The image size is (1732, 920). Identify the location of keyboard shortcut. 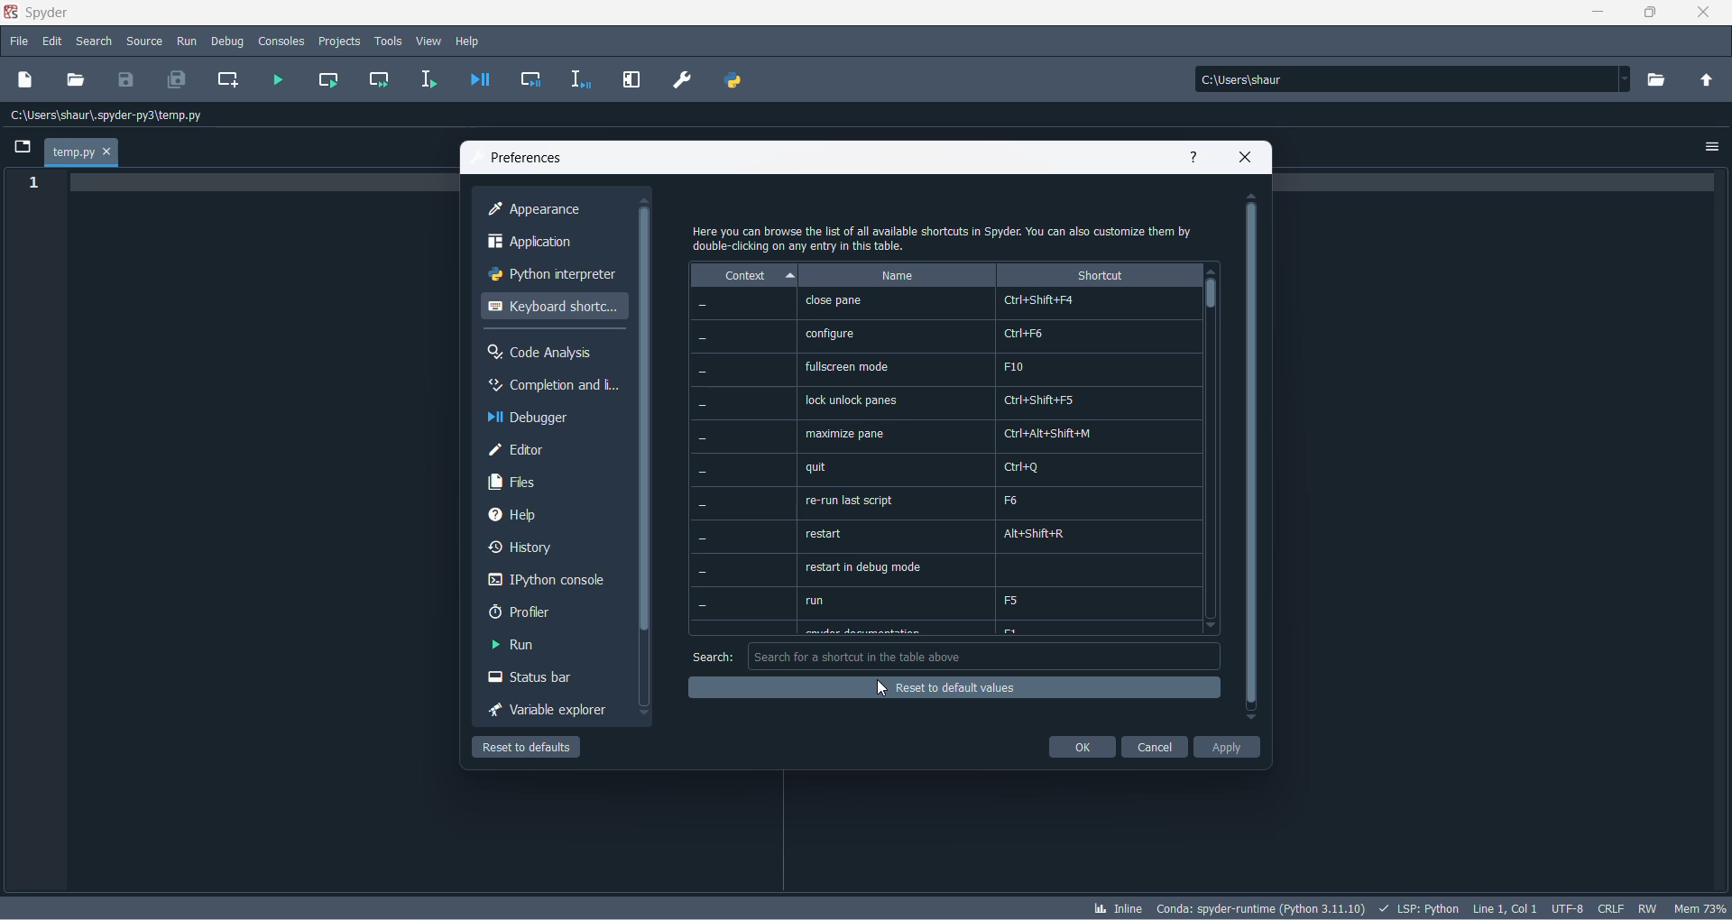
(557, 308).